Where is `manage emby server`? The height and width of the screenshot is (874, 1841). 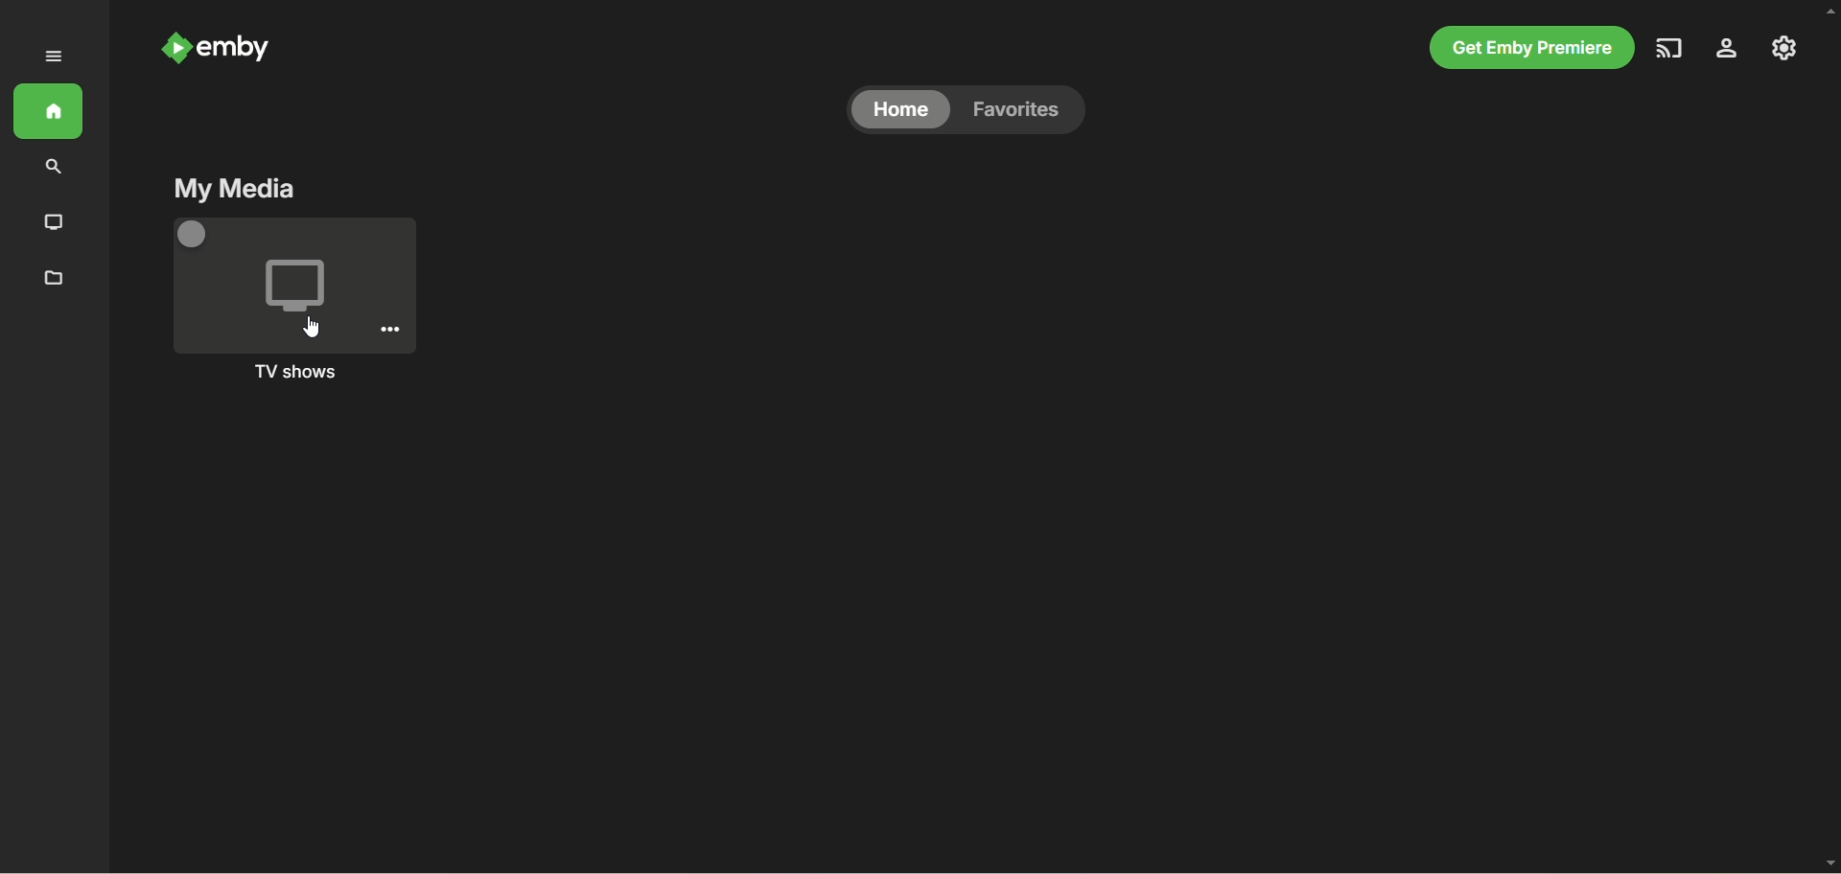
manage emby server is located at coordinates (1784, 48).